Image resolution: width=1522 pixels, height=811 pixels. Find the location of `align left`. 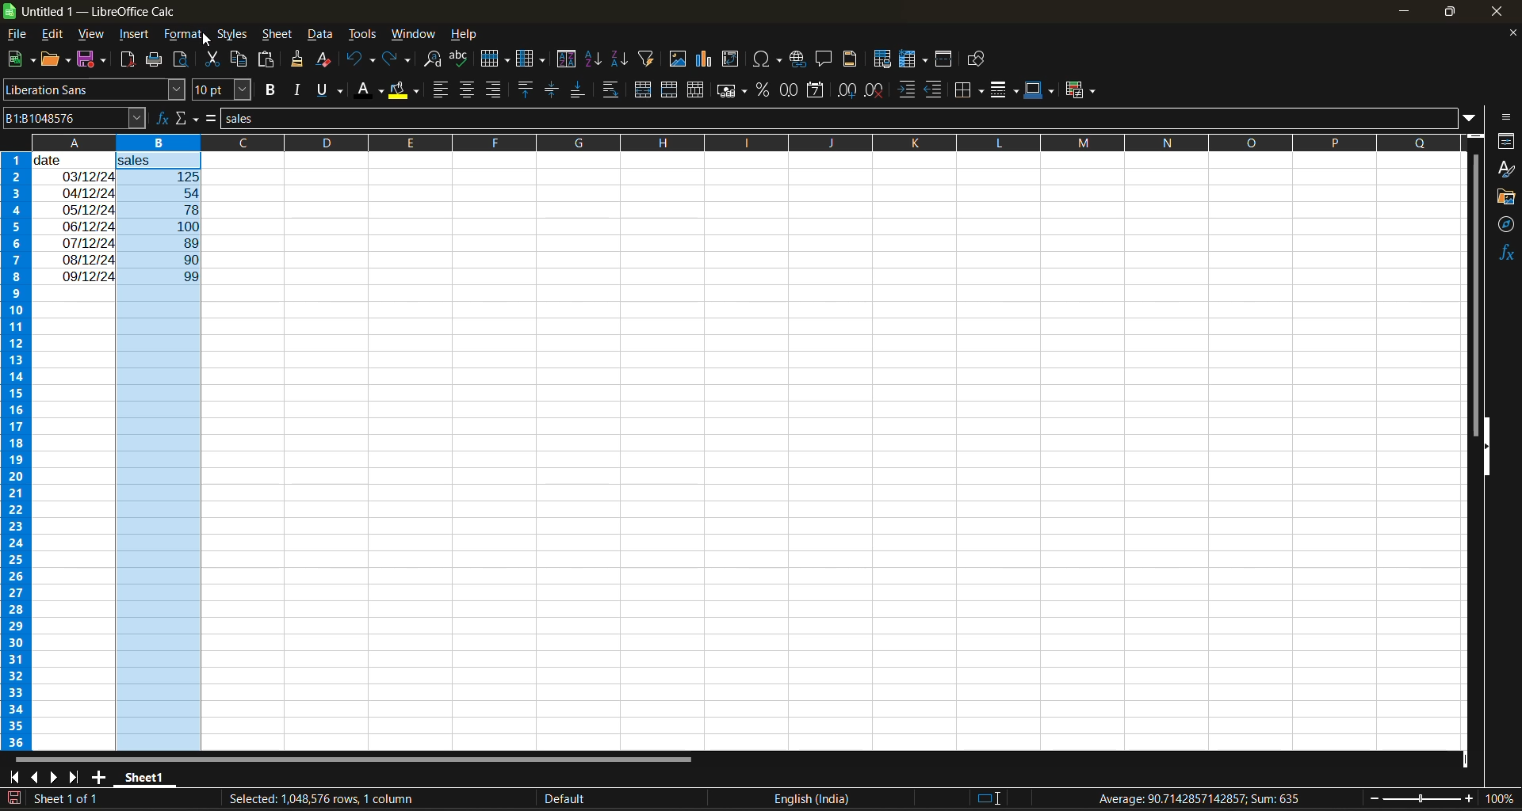

align left is located at coordinates (441, 90).